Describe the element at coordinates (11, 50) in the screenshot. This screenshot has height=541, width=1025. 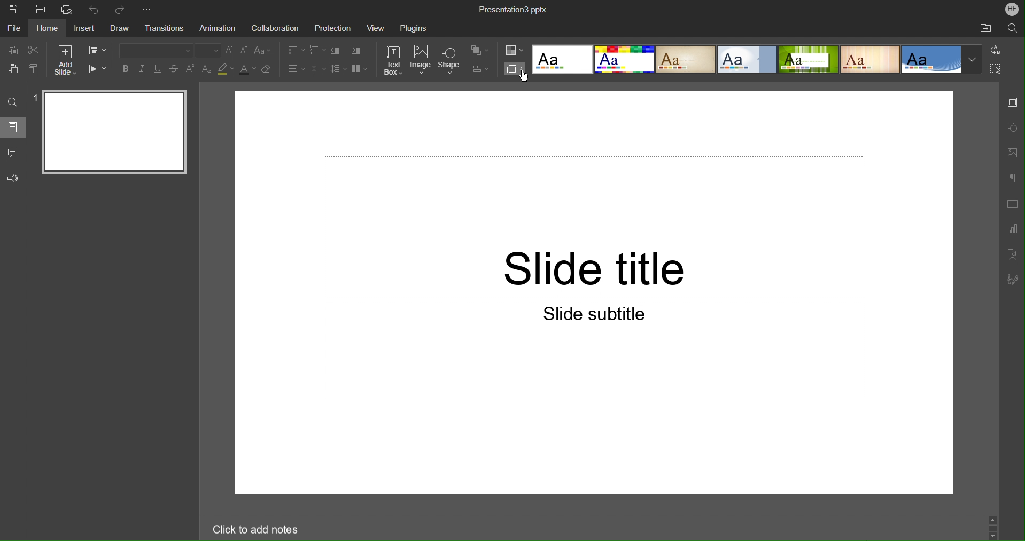
I see `Copy` at that location.